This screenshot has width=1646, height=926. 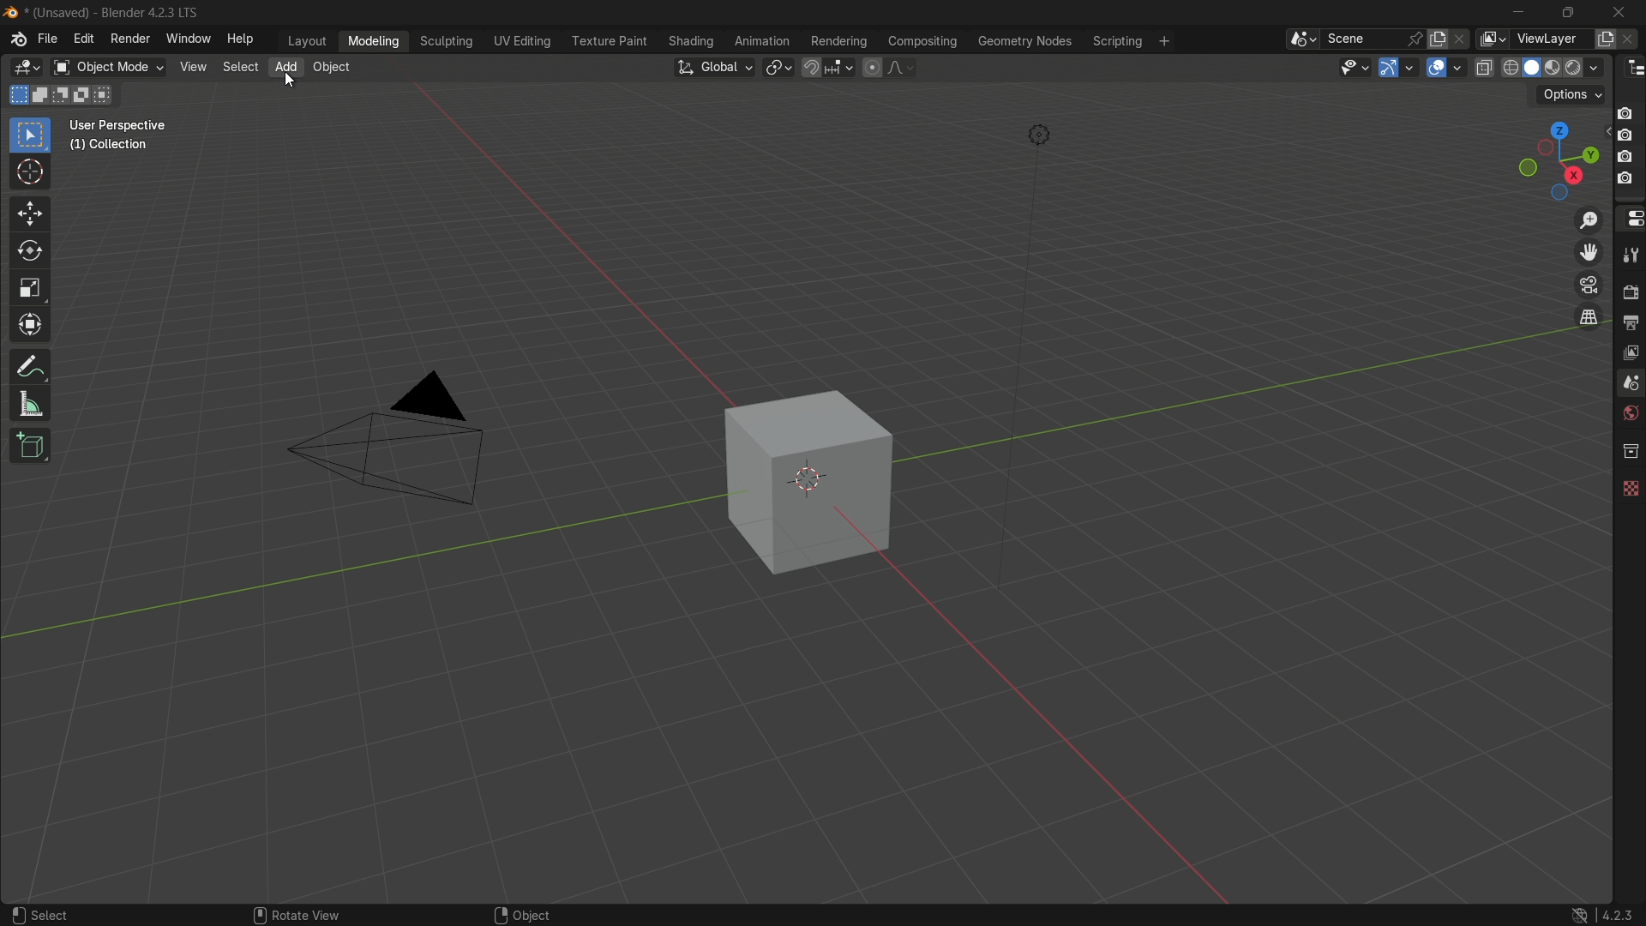 What do you see at coordinates (1043, 133) in the screenshot?
I see `light` at bounding box center [1043, 133].